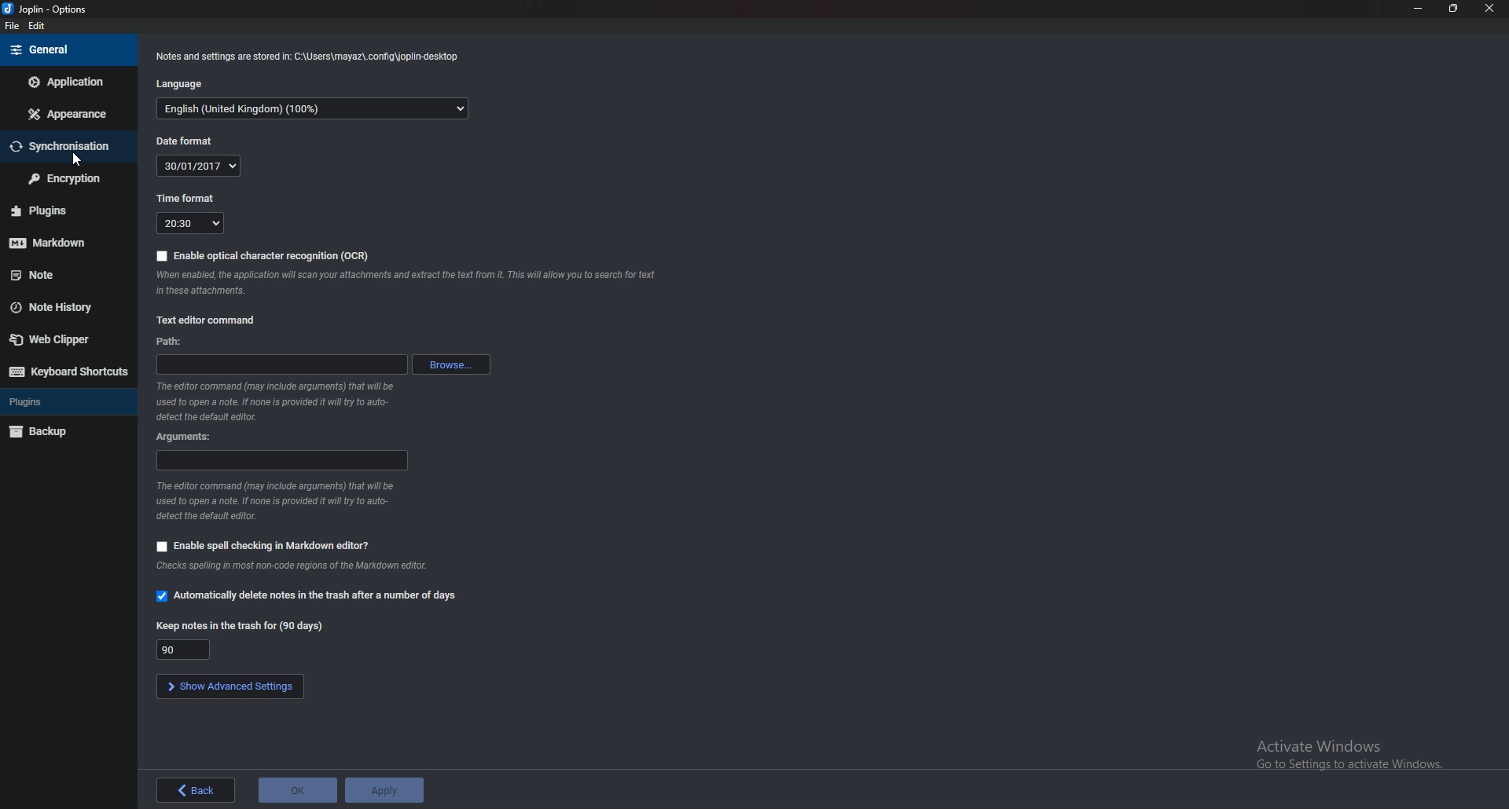 The height and width of the screenshot is (809, 1509). What do you see at coordinates (47, 9) in the screenshot?
I see `options` at bounding box center [47, 9].